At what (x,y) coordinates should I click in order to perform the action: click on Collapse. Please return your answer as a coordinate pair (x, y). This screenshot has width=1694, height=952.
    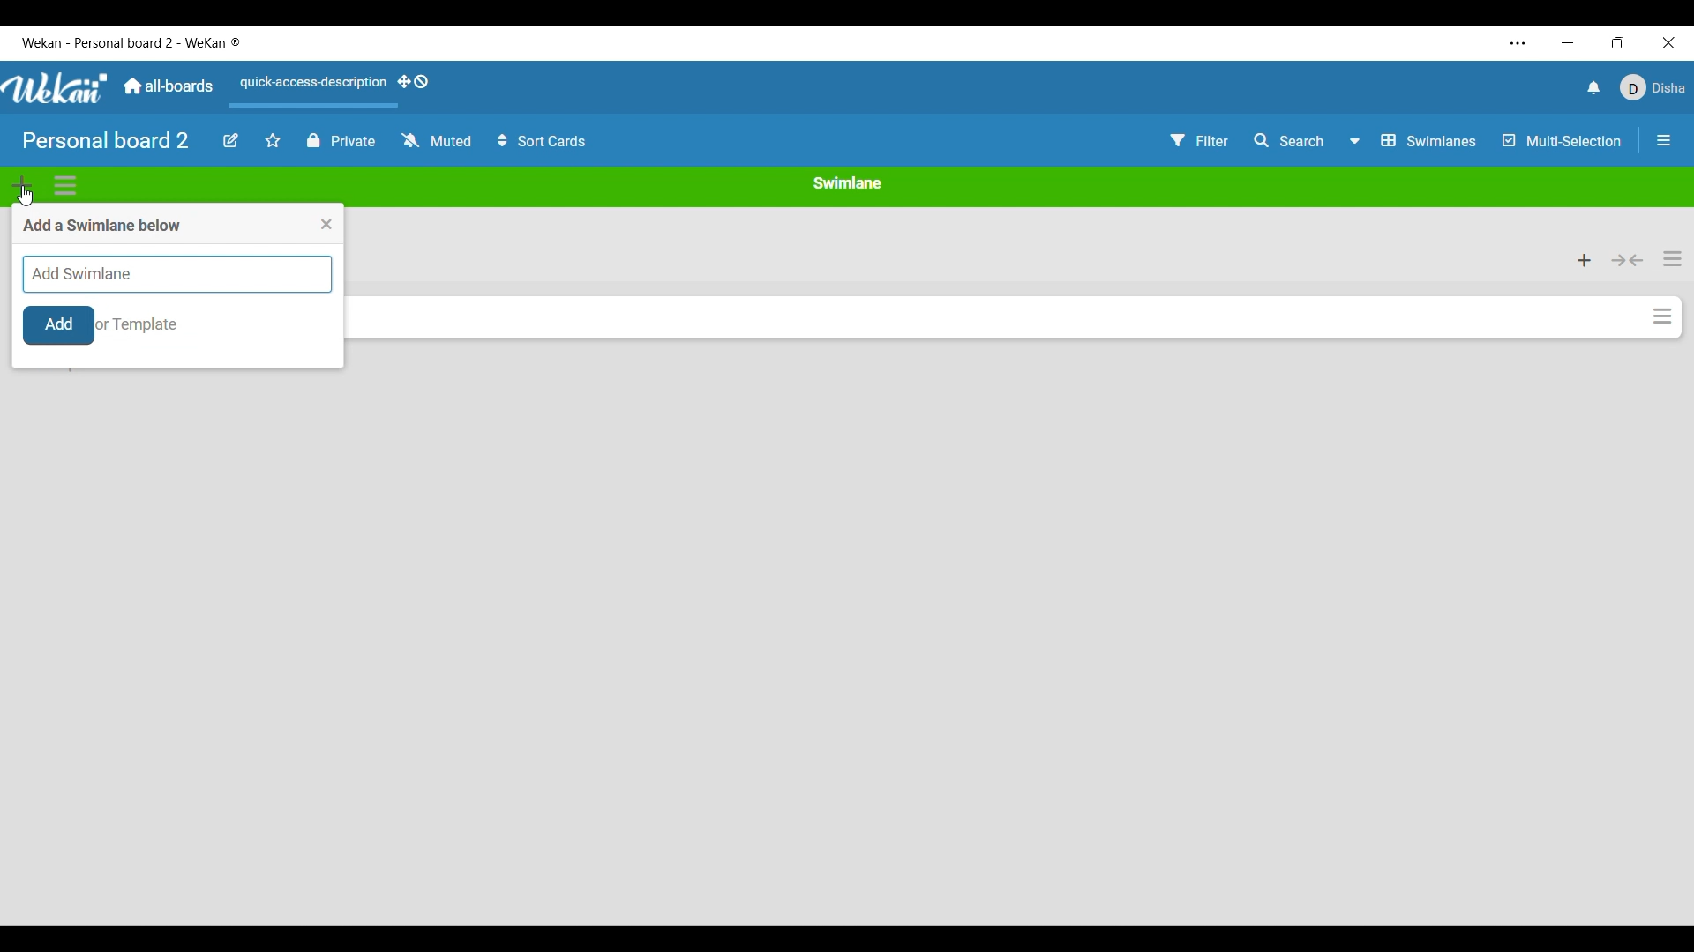
    Looking at the image, I should click on (1628, 260).